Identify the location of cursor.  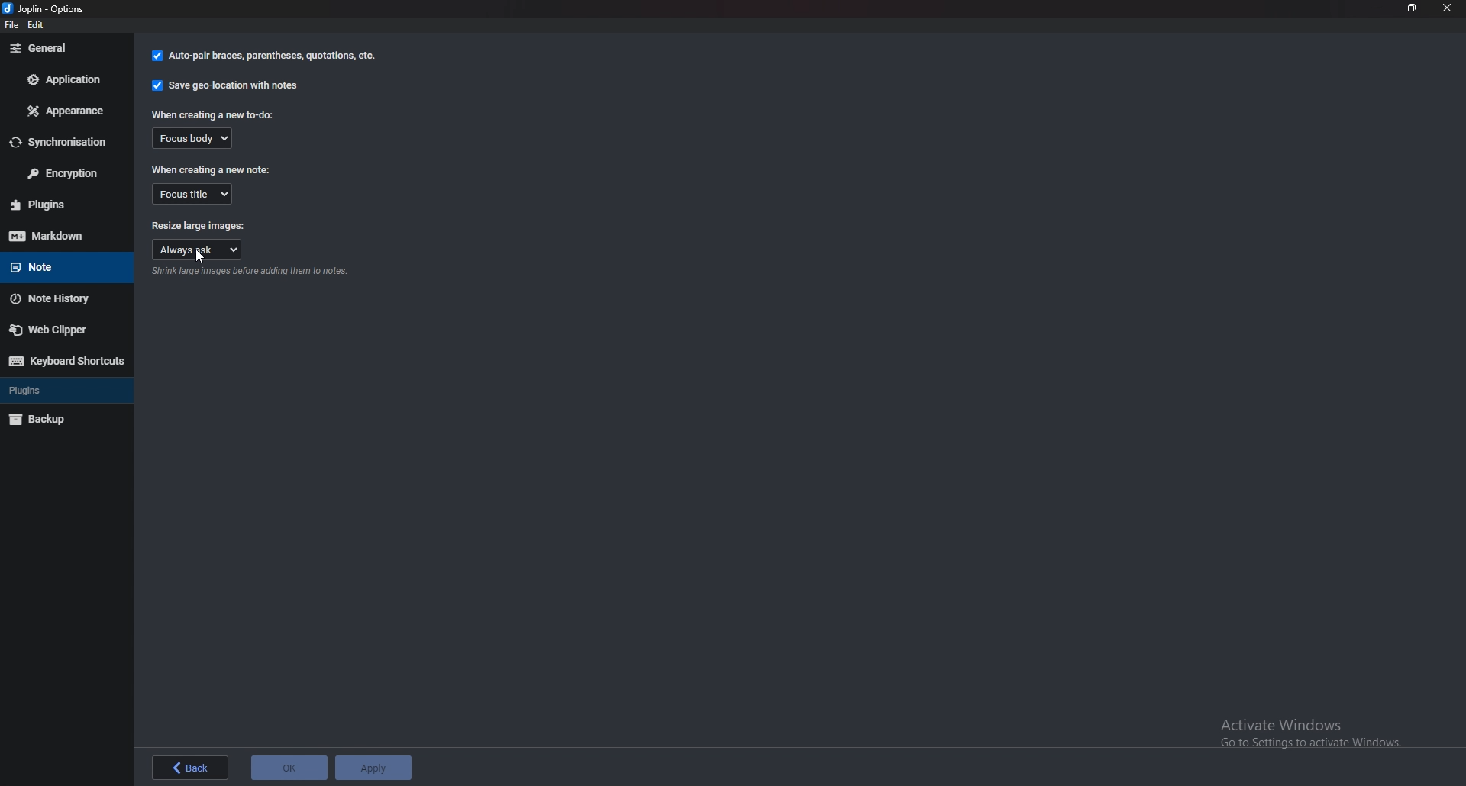
(200, 256).